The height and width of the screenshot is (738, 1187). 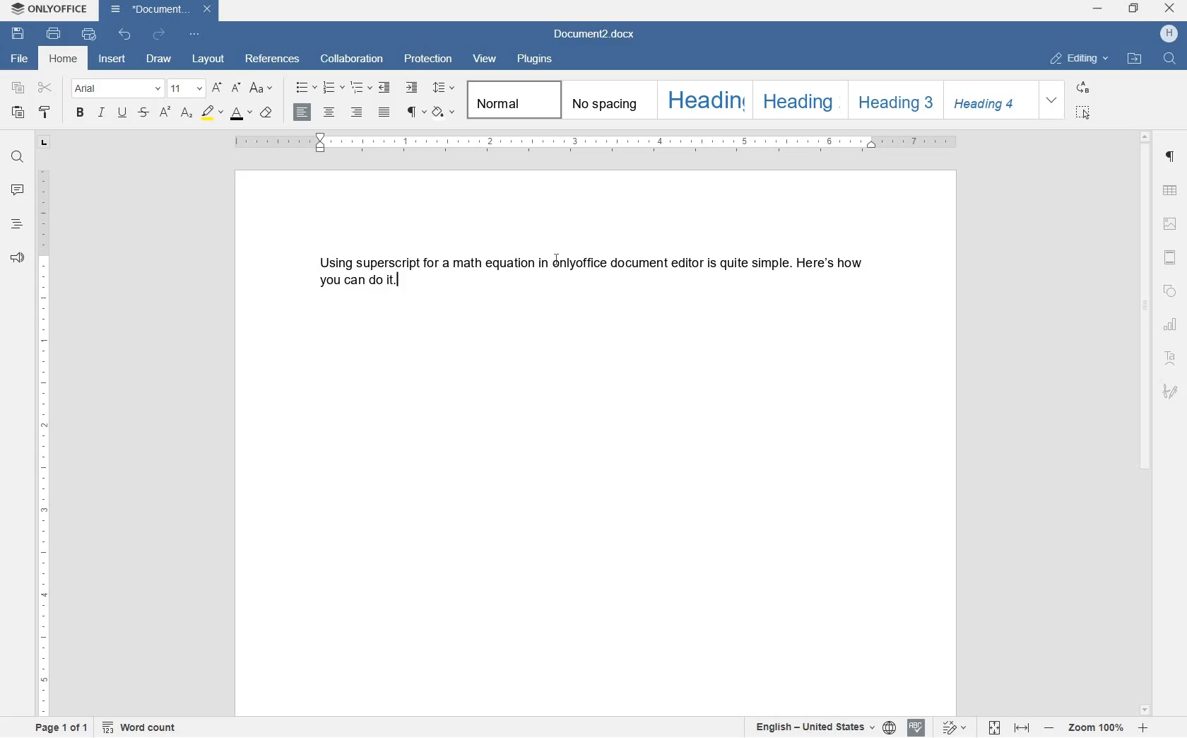 I want to click on change case, so click(x=263, y=88).